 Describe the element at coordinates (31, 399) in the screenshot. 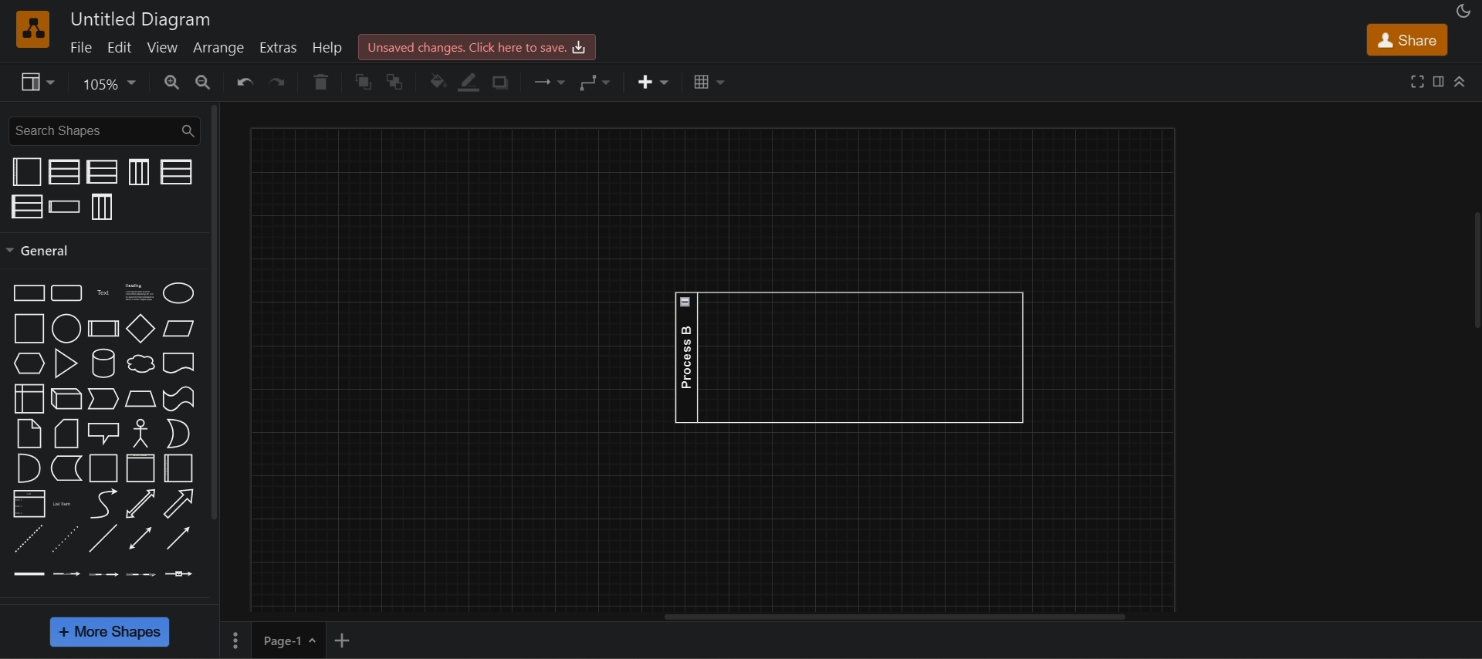

I see `internal storage` at that location.